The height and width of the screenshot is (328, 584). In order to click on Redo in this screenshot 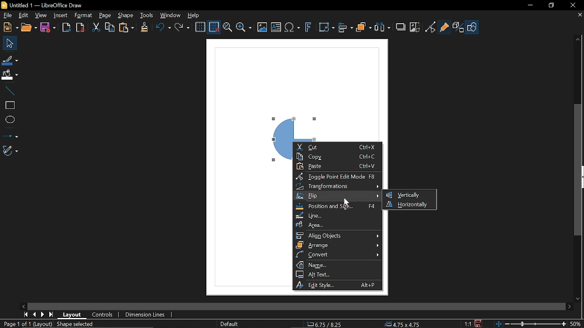, I will do `click(183, 28)`.